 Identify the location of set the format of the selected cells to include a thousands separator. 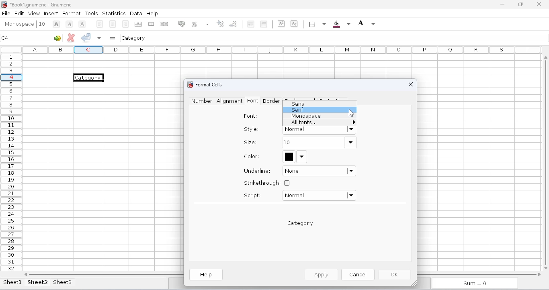
(207, 24).